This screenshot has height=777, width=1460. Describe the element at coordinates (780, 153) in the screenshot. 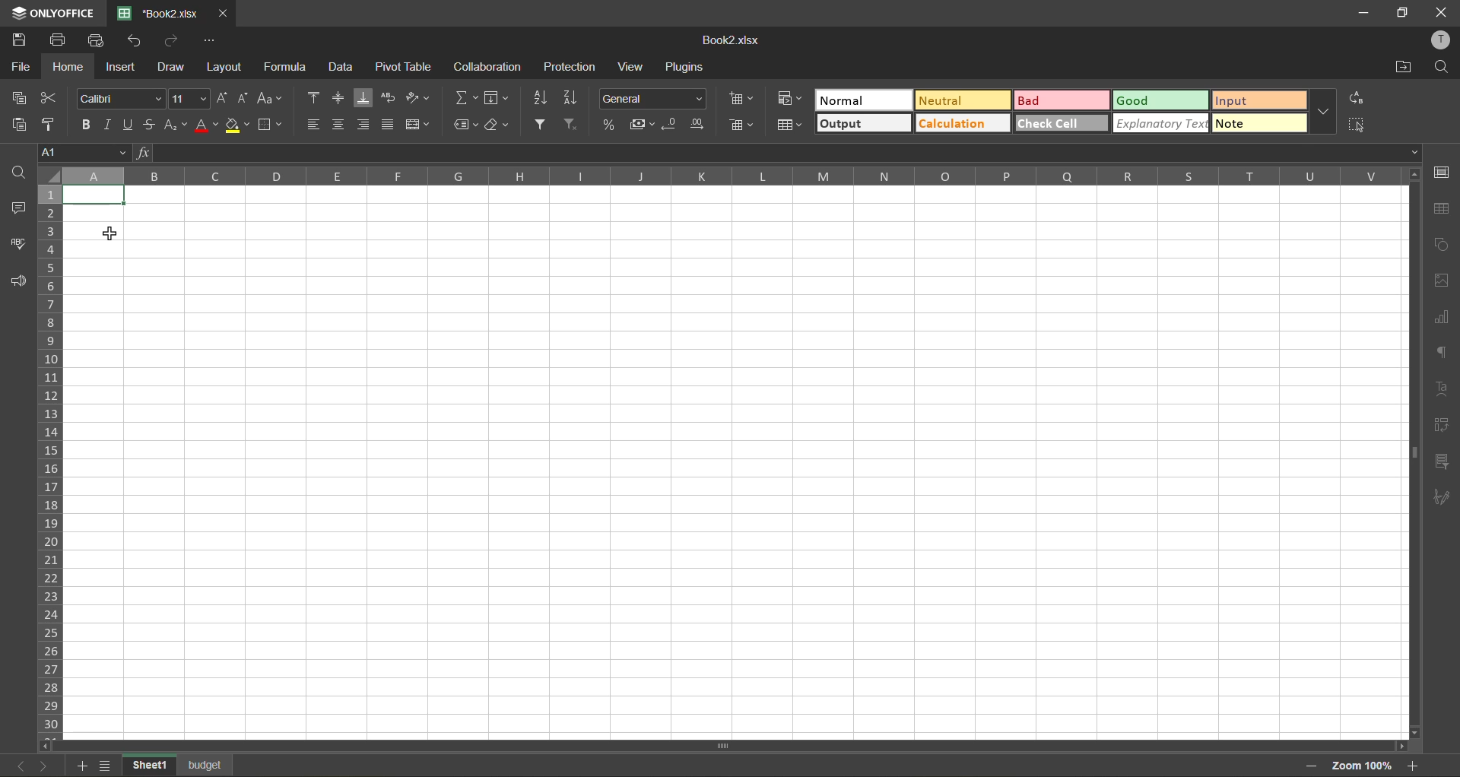

I see `formula bar` at that location.